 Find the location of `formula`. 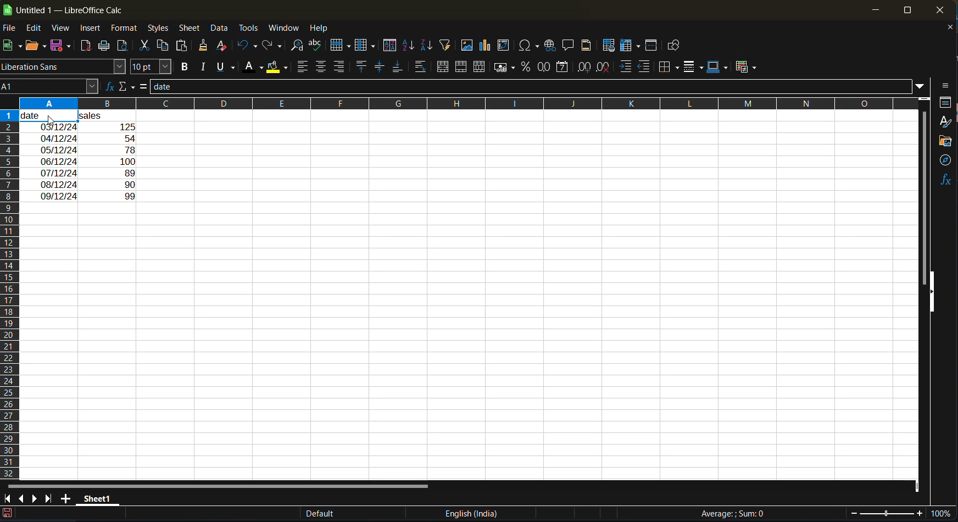

formula is located at coordinates (144, 86).